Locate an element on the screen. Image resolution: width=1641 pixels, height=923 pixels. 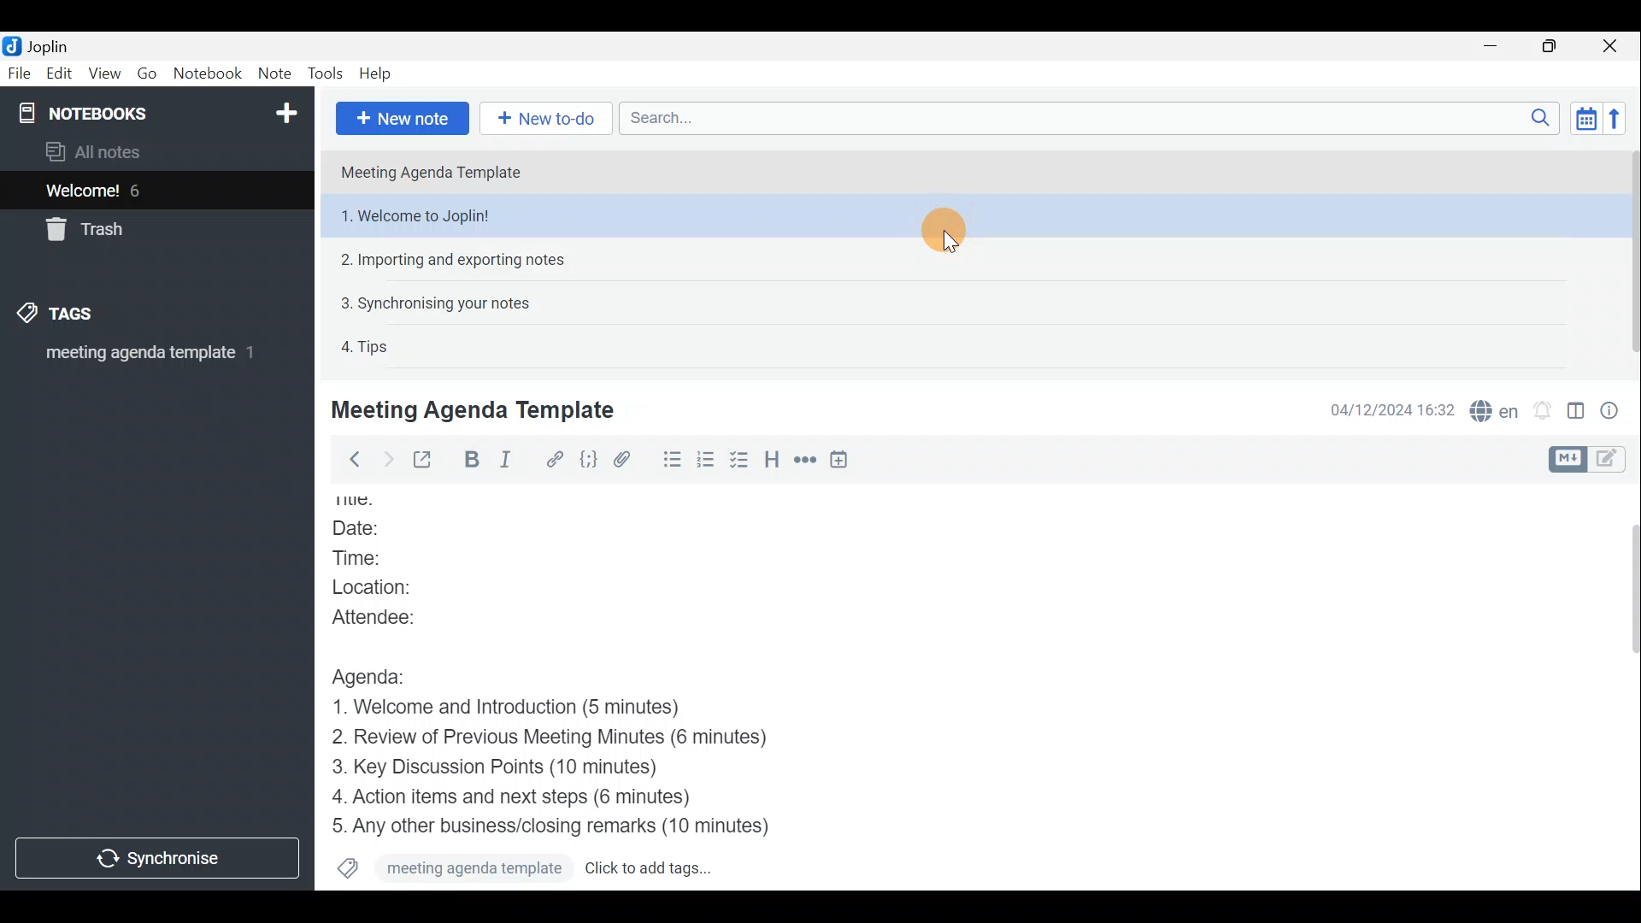
Toggle editors is located at coordinates (1611, 461).